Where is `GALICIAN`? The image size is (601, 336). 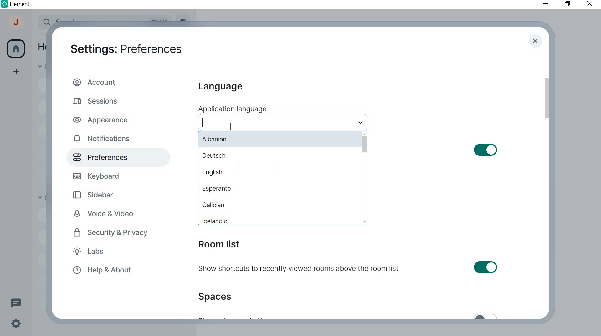 GALICIAN is located at coordinates (280, 204).